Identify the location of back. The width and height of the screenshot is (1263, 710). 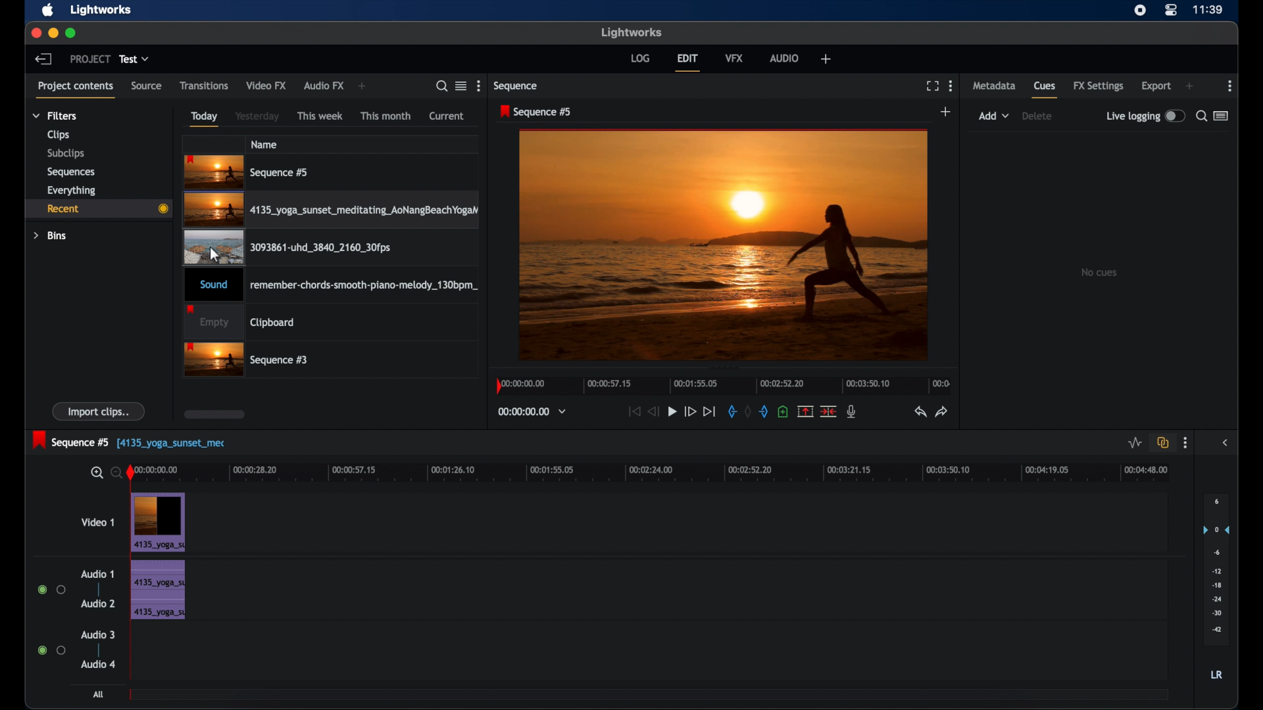
(44, 59).